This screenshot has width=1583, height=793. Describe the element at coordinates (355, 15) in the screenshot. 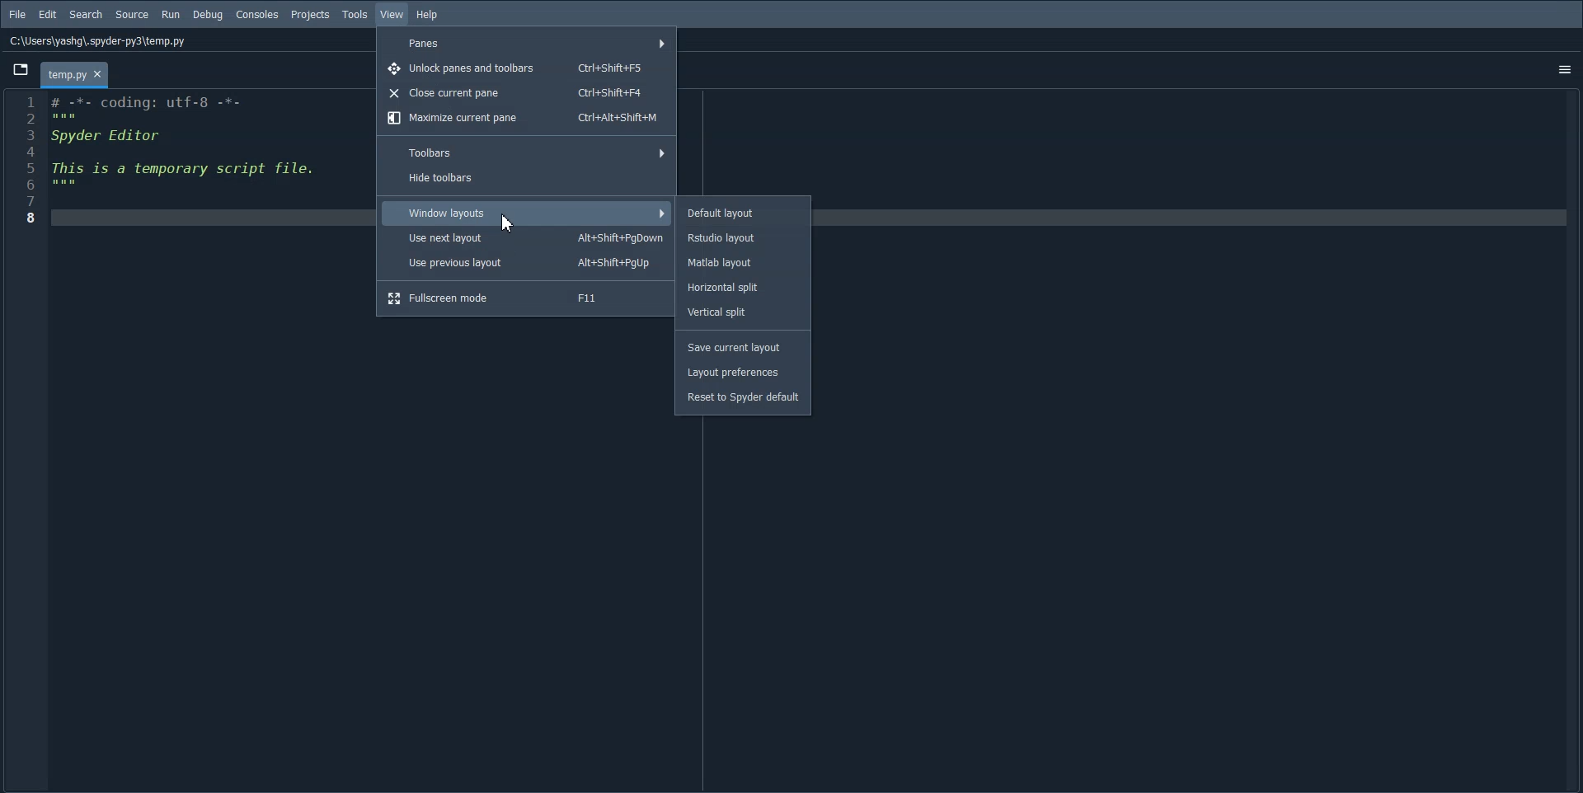

I see `Tools` at that location.